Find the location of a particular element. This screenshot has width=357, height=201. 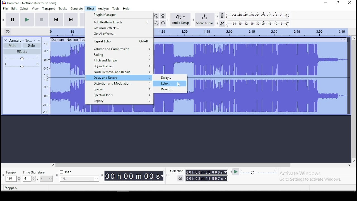

stop is located at coordinates (42, 19).